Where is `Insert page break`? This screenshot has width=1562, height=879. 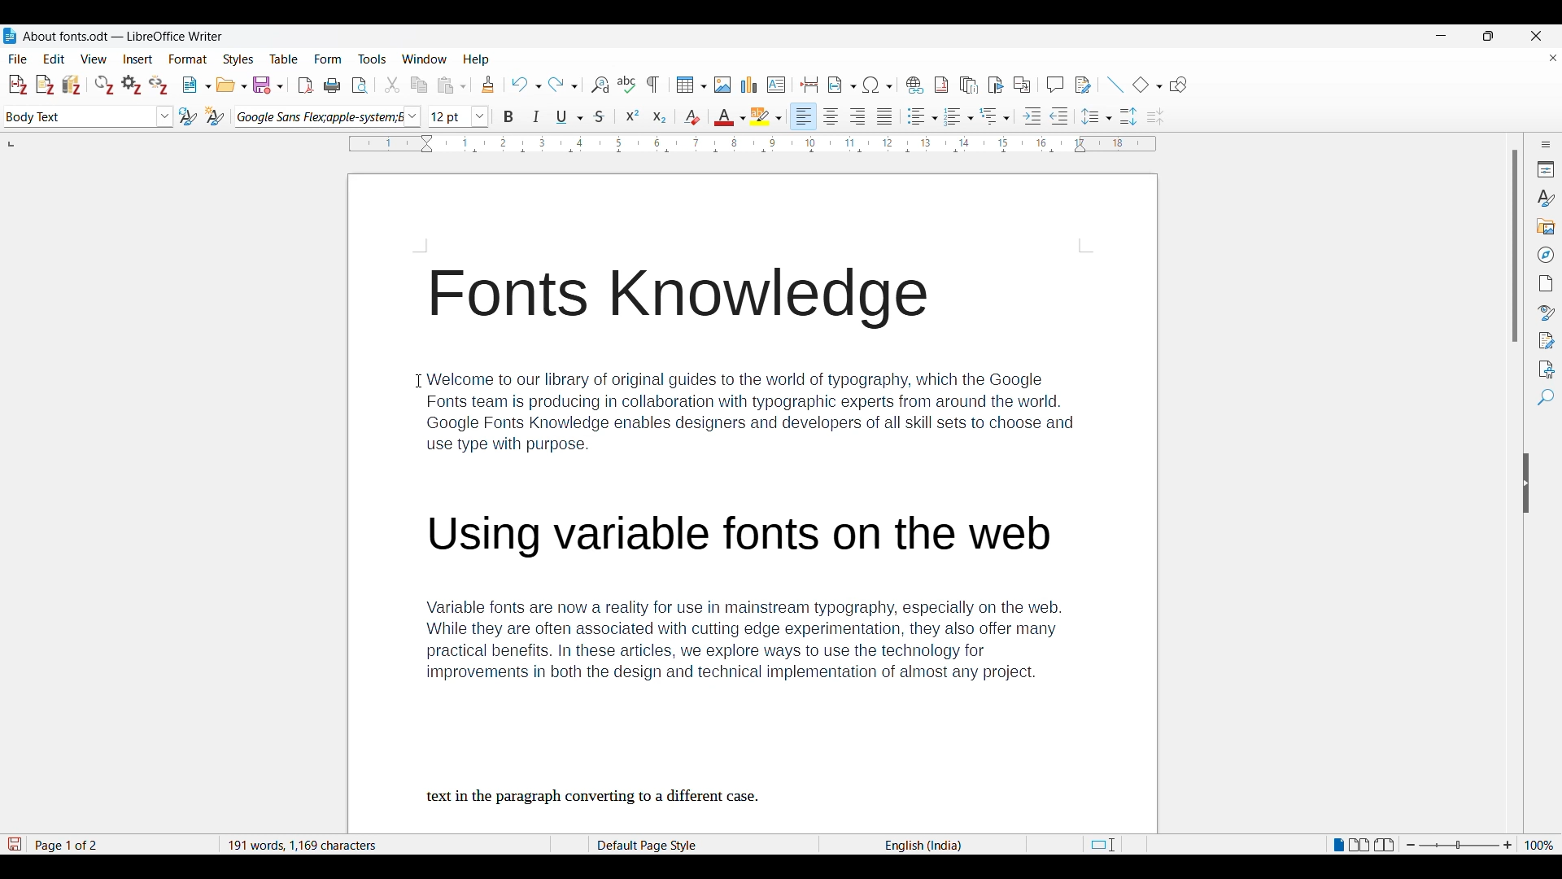 Insert page break is located at coordinates (809, 85).